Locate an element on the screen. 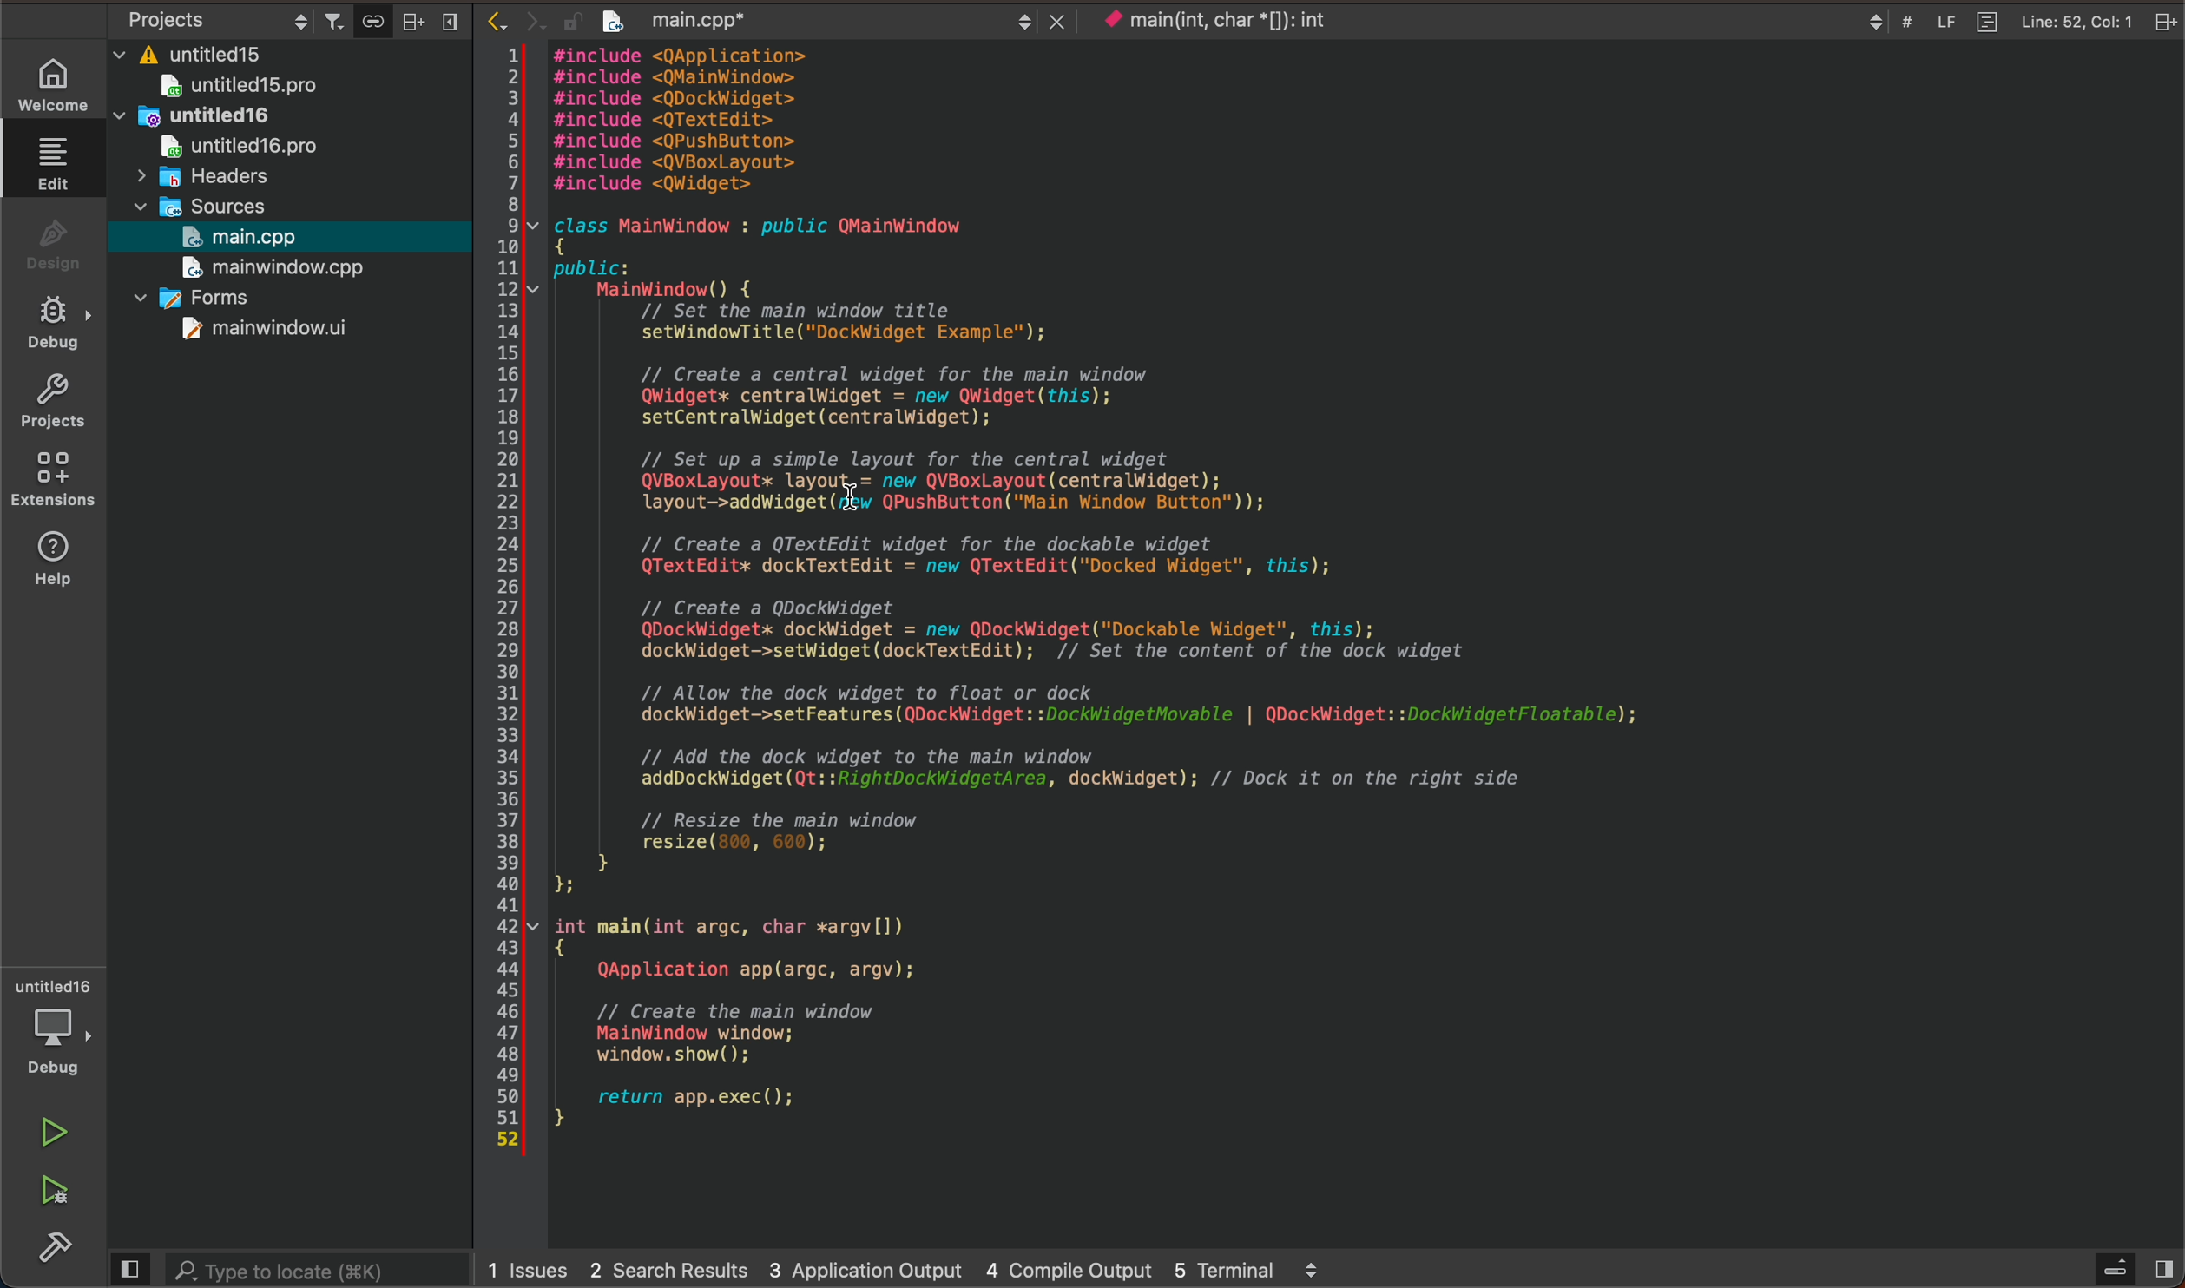 The width and height of the screenshot is (2185, 1288). cursor is located at coordinates (848, 478).